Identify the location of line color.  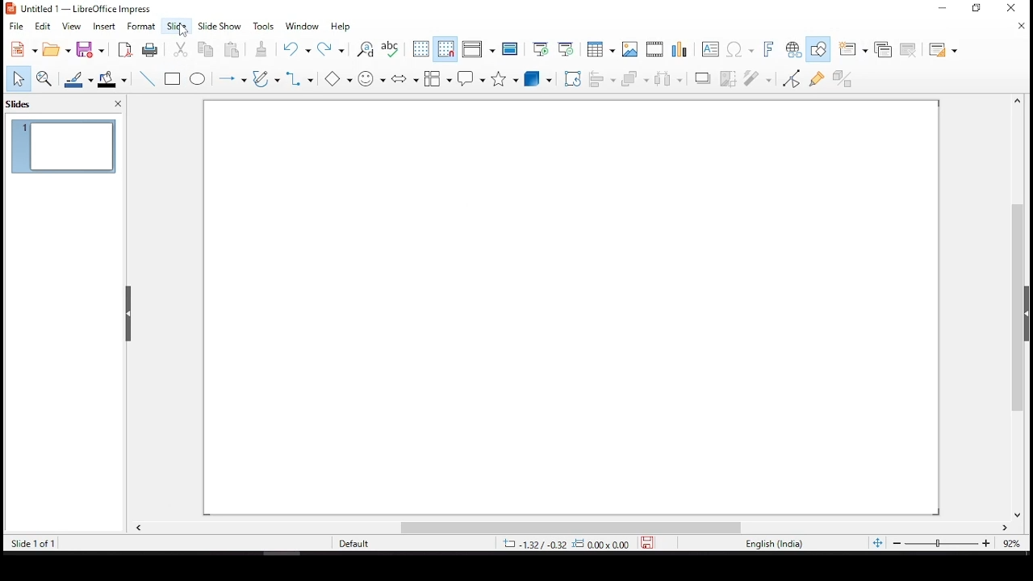
(77, 78).